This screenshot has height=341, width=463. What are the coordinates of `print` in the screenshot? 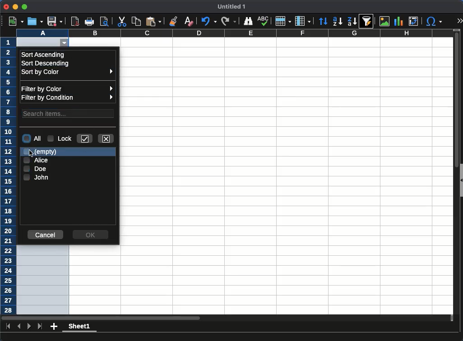 It's located at (89, 22).